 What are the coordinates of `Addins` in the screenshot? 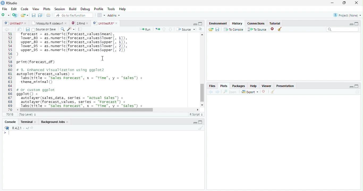 It's located at (114, 15).